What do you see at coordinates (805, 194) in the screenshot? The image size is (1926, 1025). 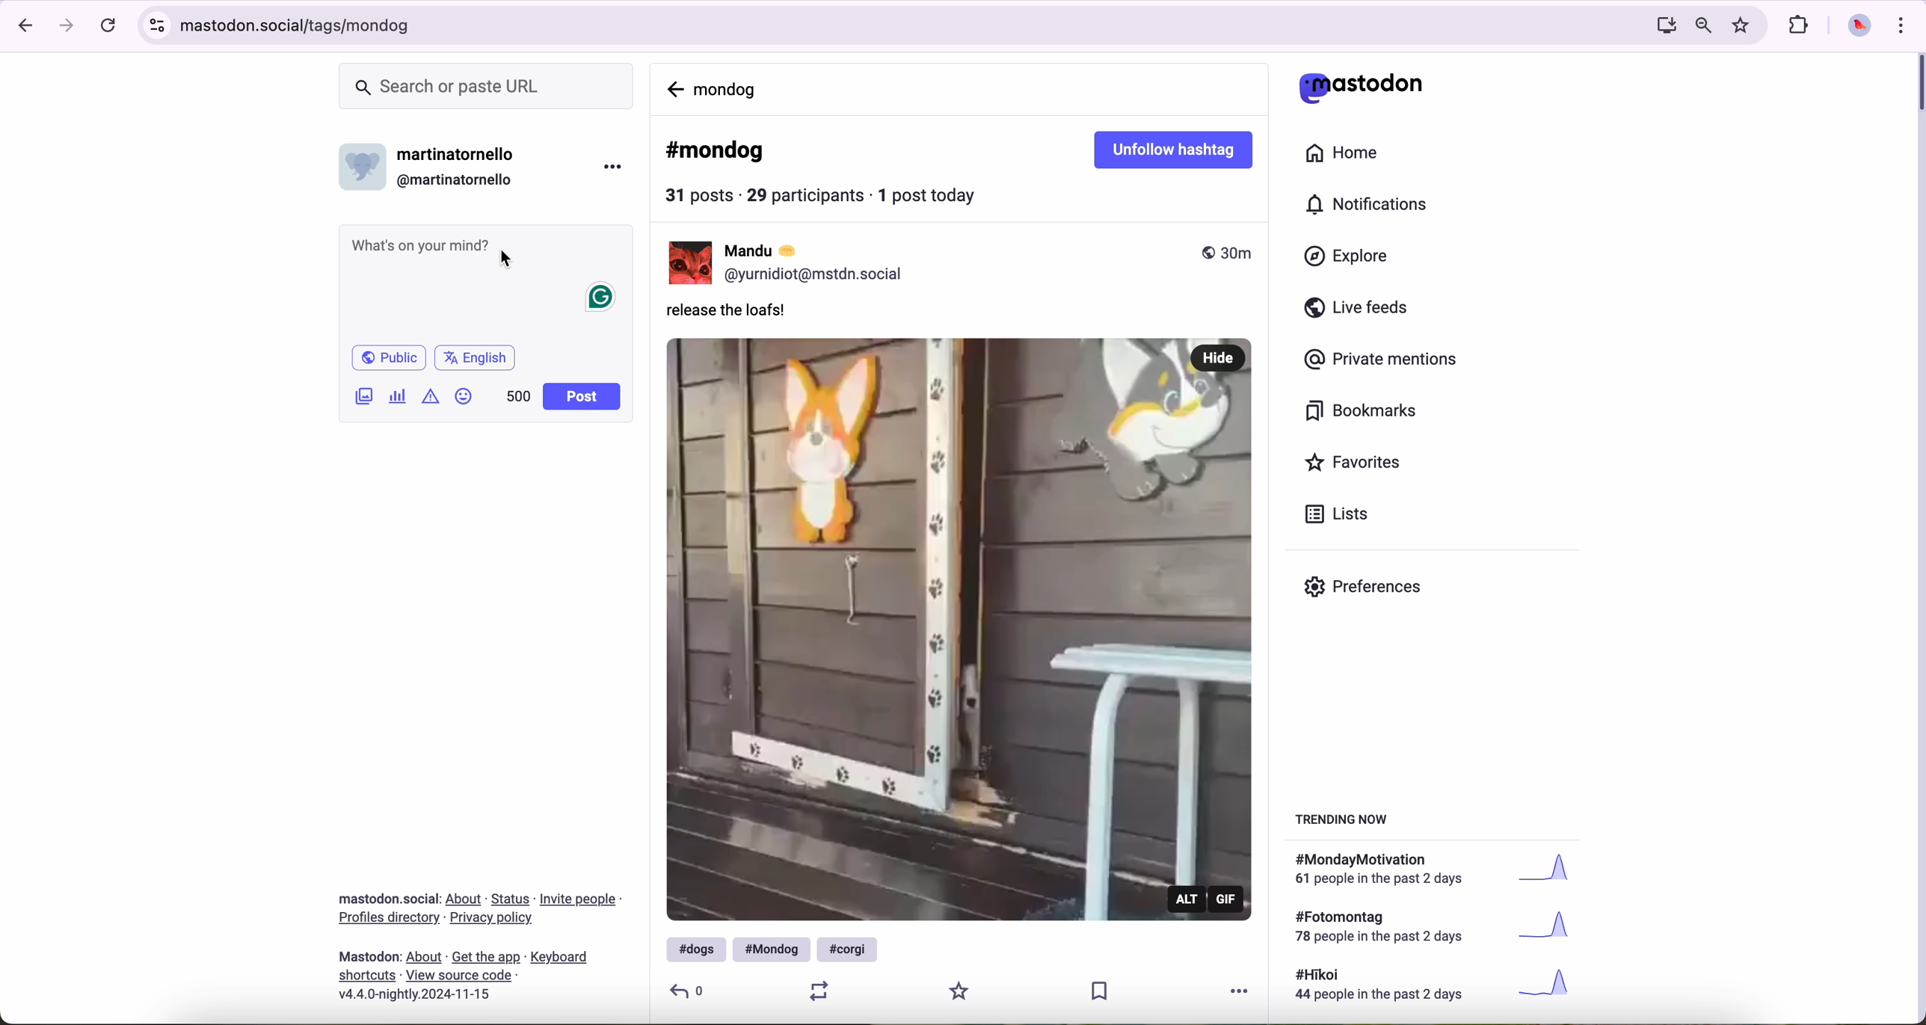 I see `29 participants` at bounding box center [805, 194].